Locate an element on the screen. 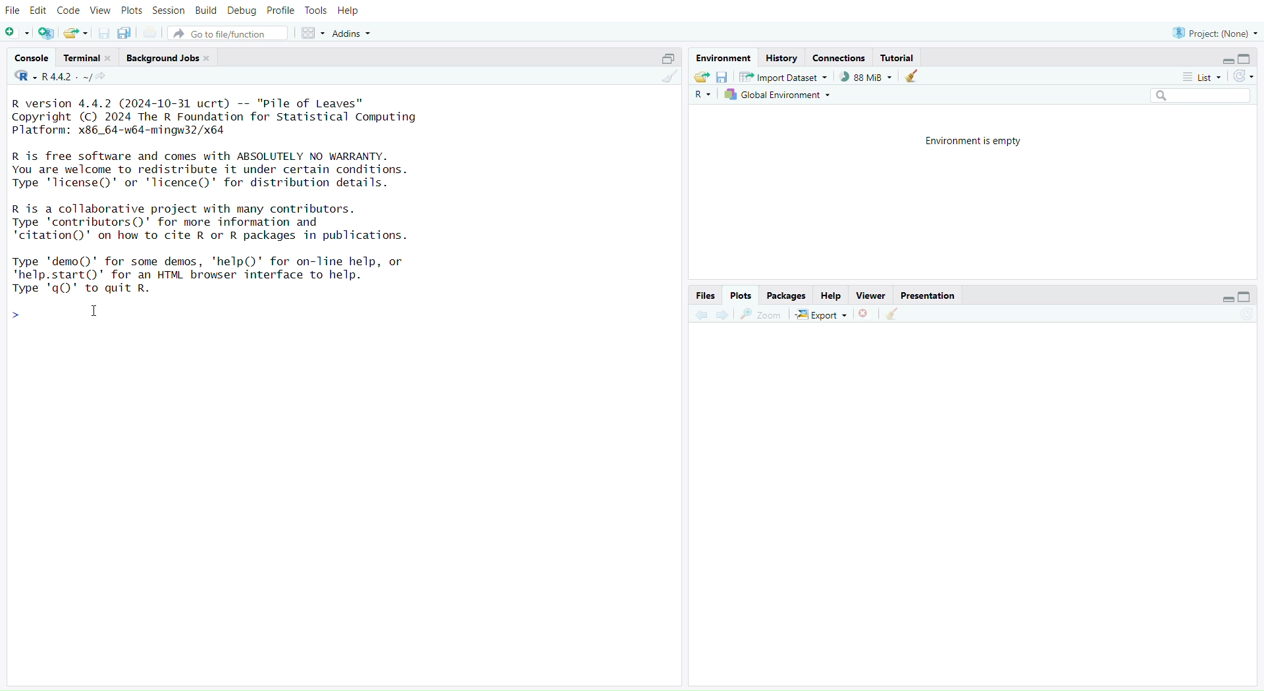  file is located at coordinates (15, 11).